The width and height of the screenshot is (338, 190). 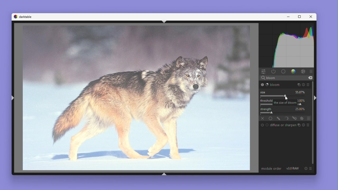 What do you see at coordinates (262, 118) in the screenshot?
I see `Off` at bounding box center [262, 118].